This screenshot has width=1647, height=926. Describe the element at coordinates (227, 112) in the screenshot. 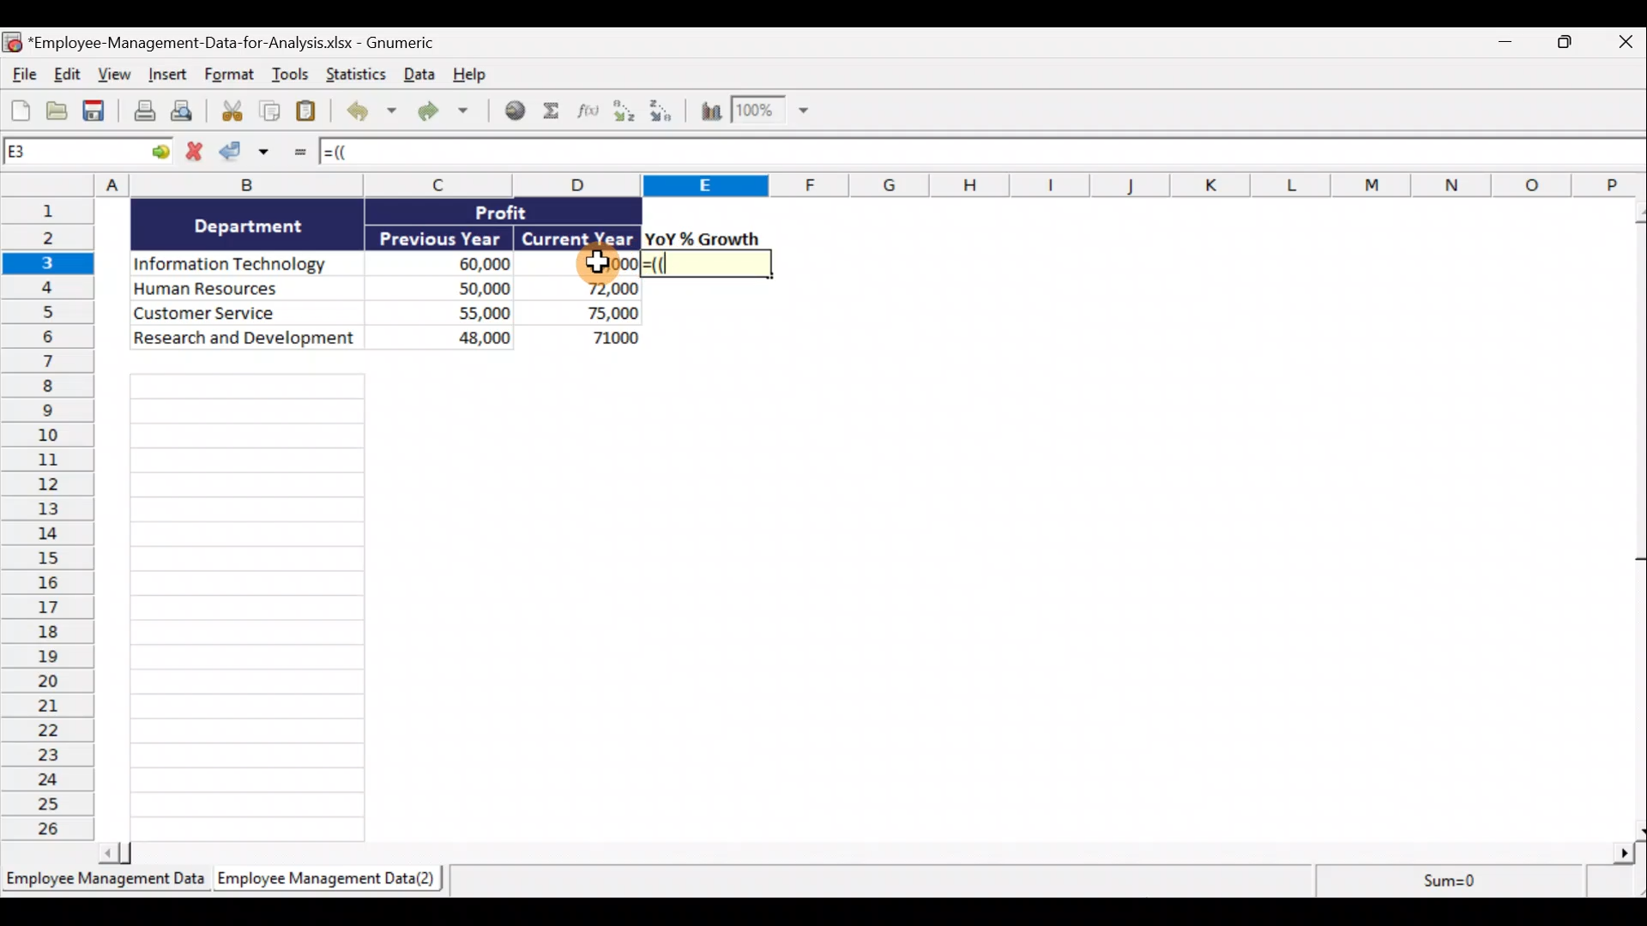

I see `Cut selection` at that location.